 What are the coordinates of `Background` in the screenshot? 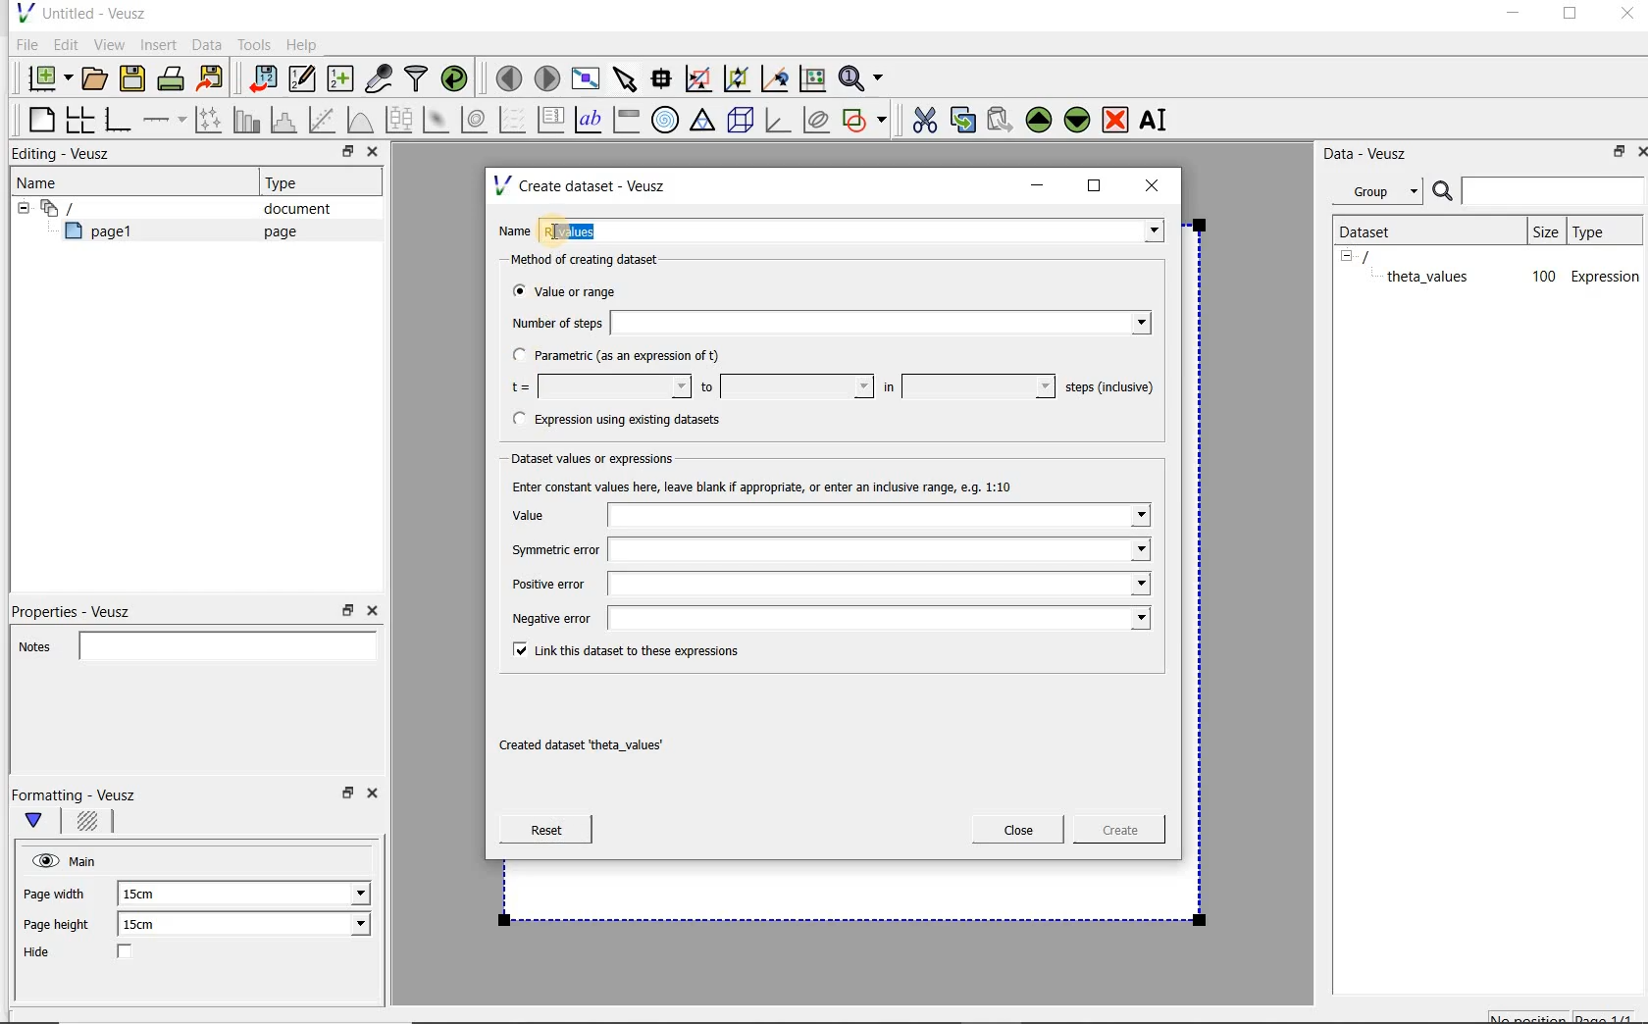 It's located at (90, 824).